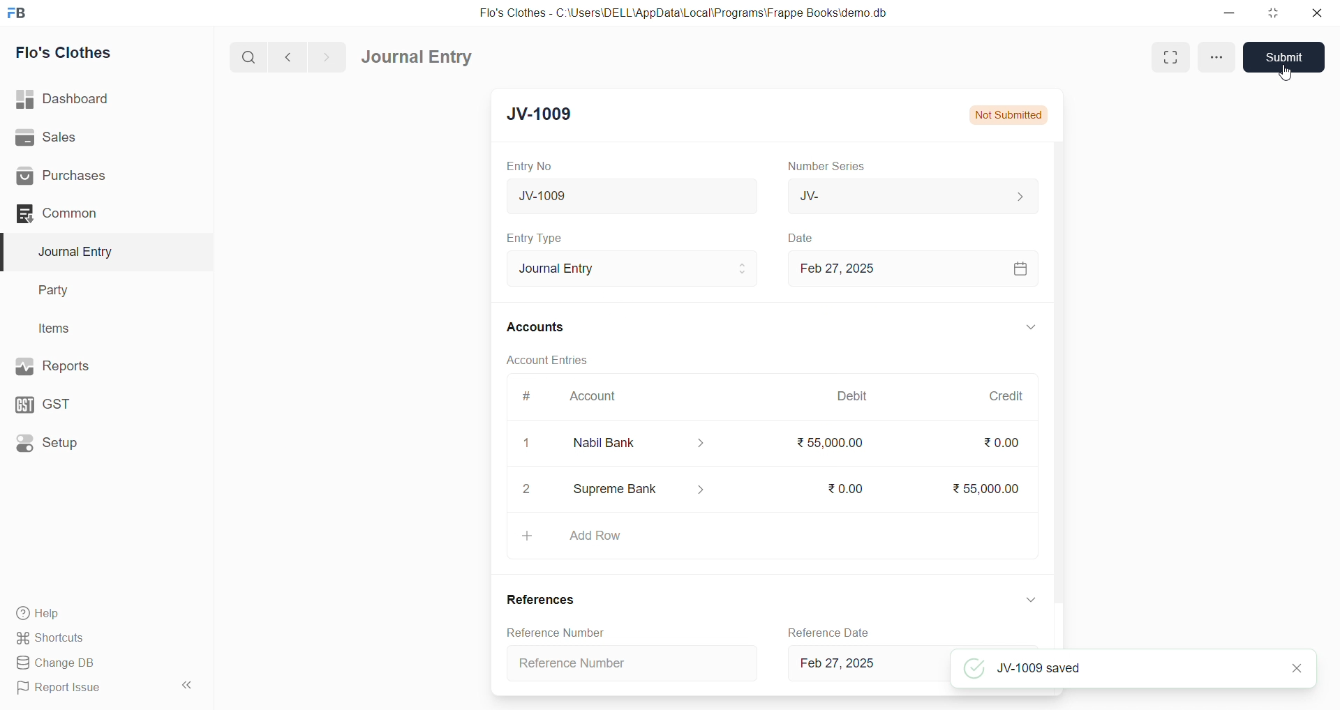 The height and width of the screenshot is (710, 1340). I want to click on JV-1009, so click(632, 196).